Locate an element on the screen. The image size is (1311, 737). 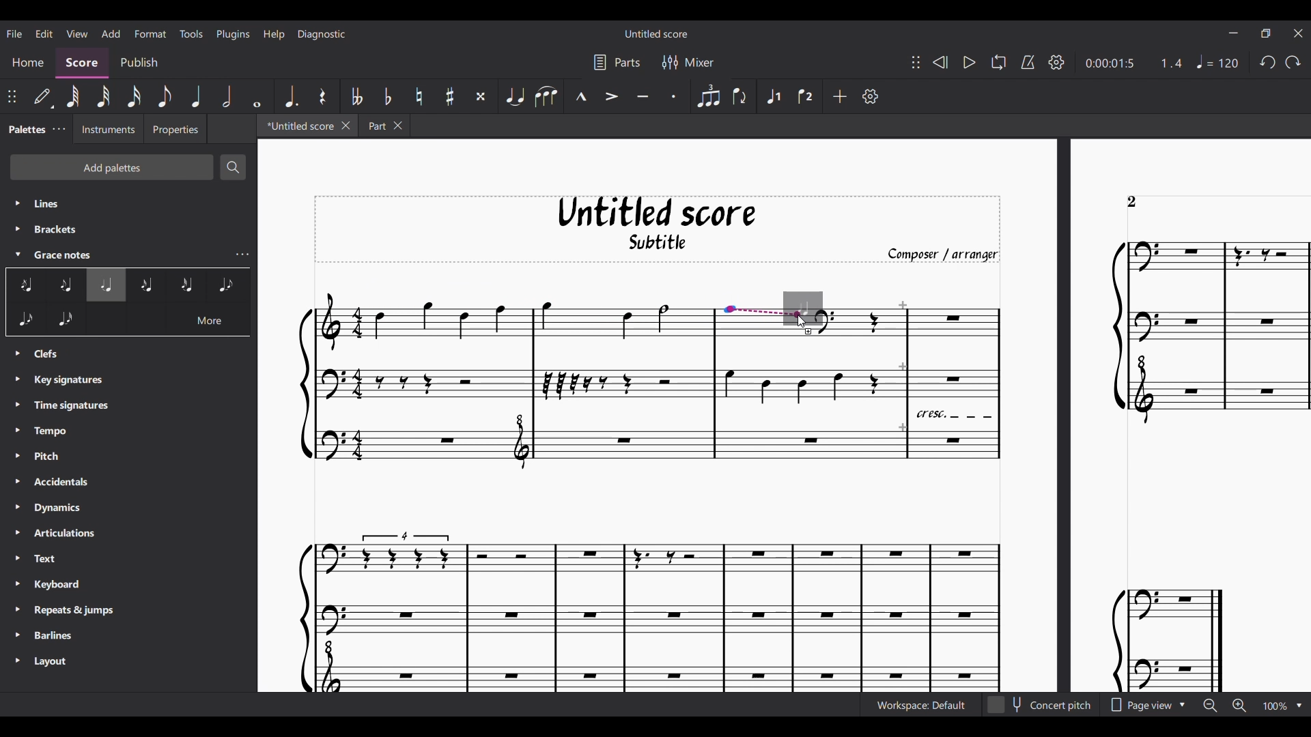
Close interface is located at coordinates (1299, 33).